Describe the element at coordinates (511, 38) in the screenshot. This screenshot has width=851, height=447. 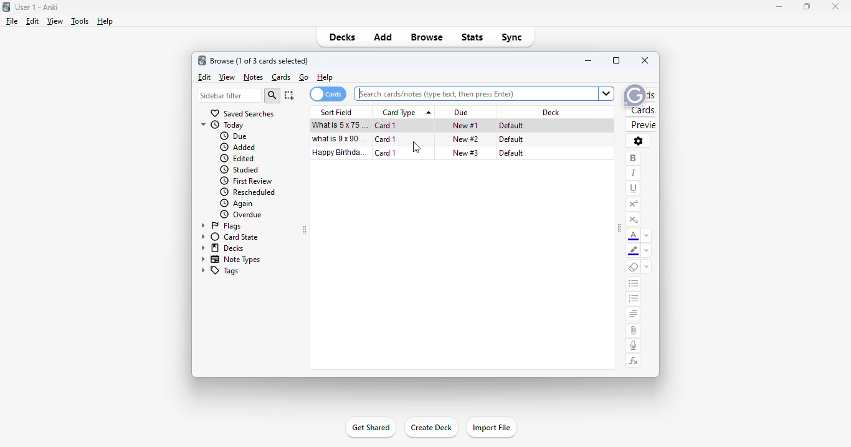
I see `sync` at that location.